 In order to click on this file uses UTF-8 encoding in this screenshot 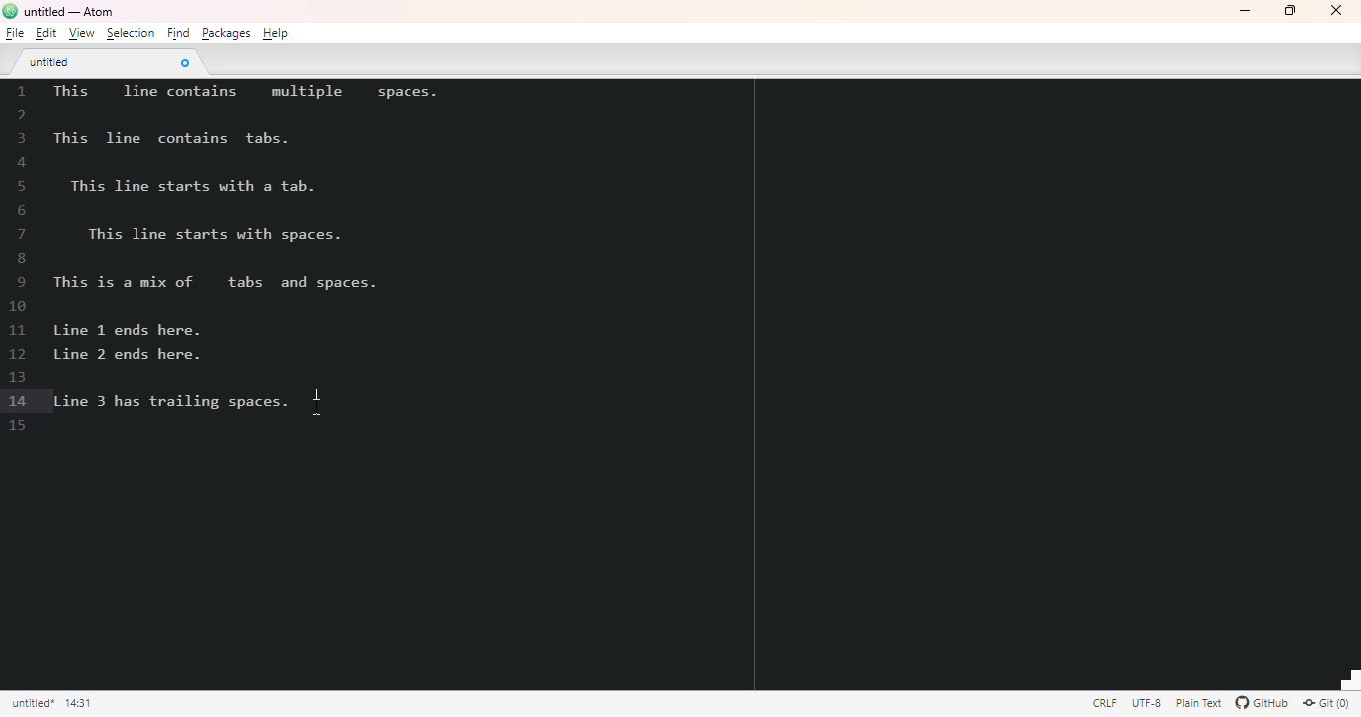, I will do `click(1147, 703)`.